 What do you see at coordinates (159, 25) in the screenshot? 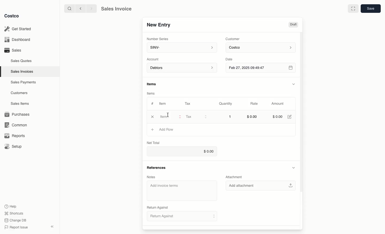
I see `New Entry` at bounding box center [159, 25].